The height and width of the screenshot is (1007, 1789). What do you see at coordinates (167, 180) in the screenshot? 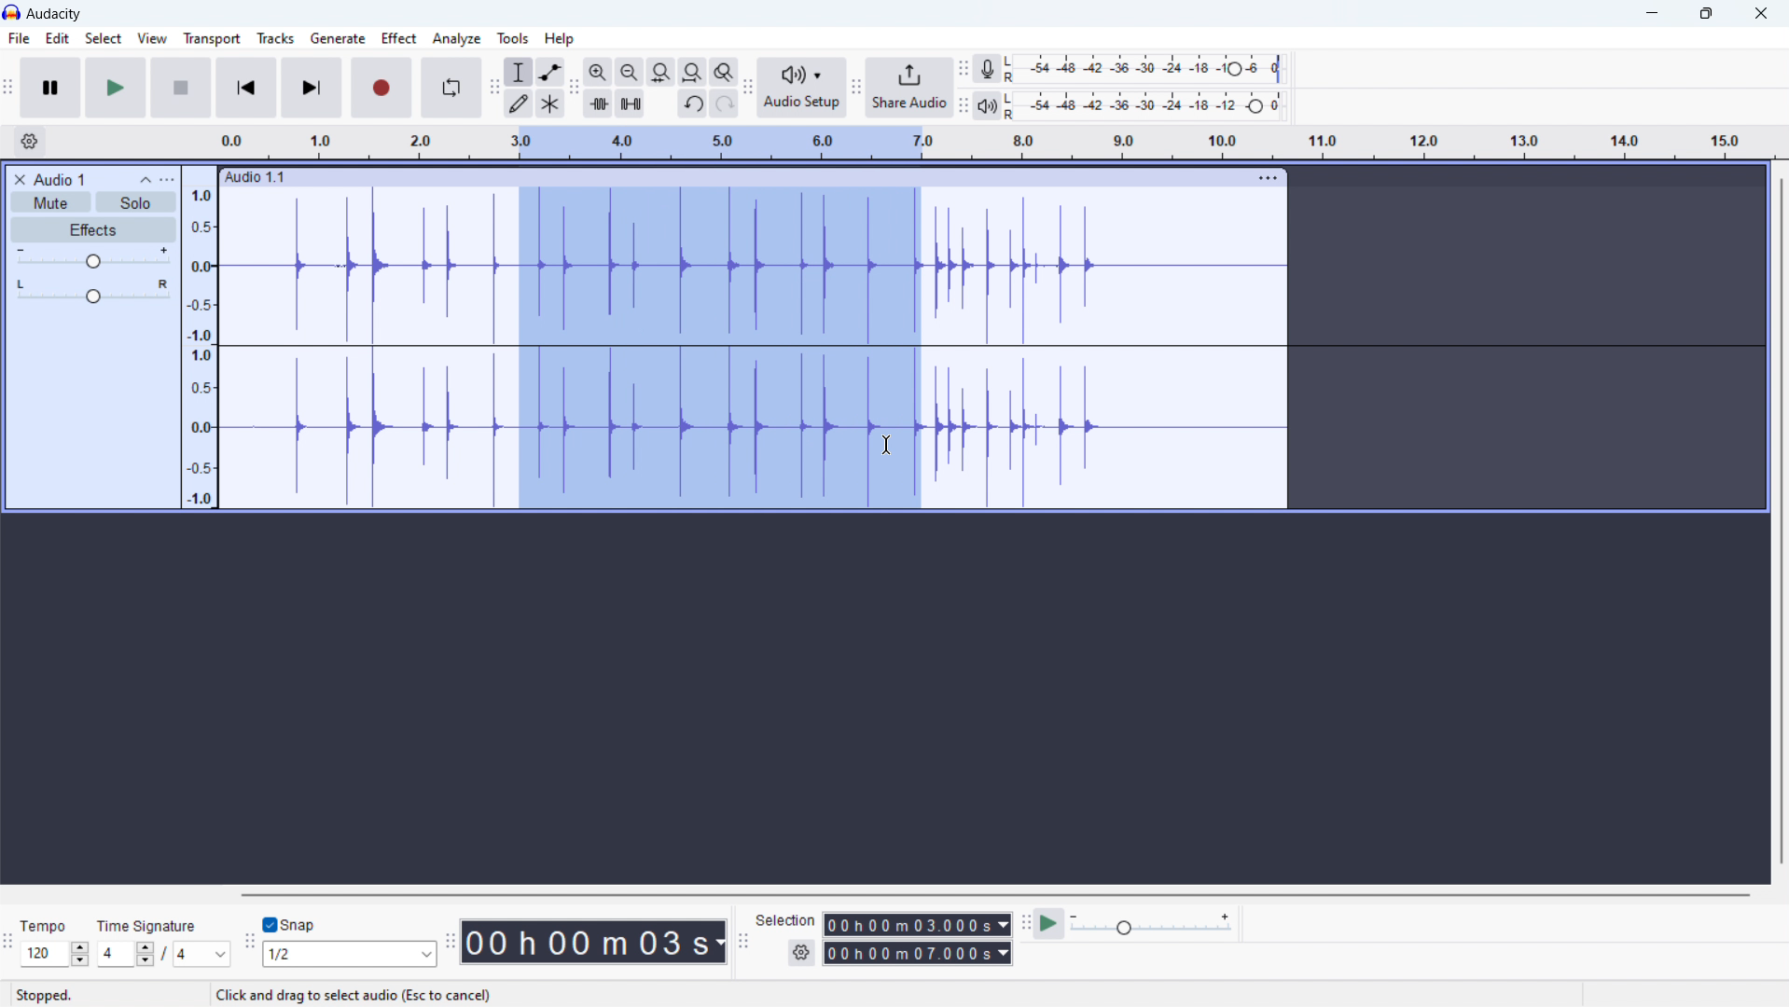
I see `view menu` at bounding box center [167, 180].